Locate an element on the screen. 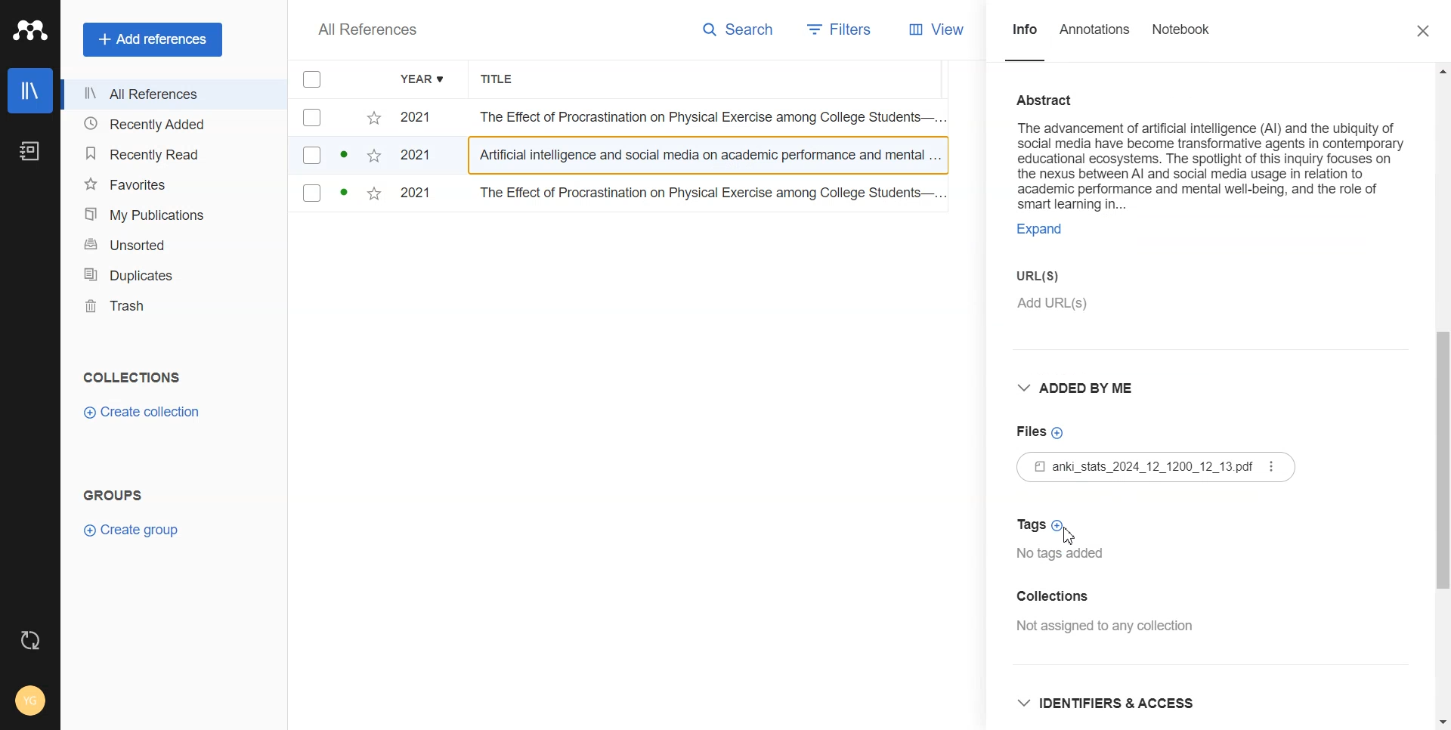 The image size is (1451, 730). Favorites is located at coordinates (172, 184).